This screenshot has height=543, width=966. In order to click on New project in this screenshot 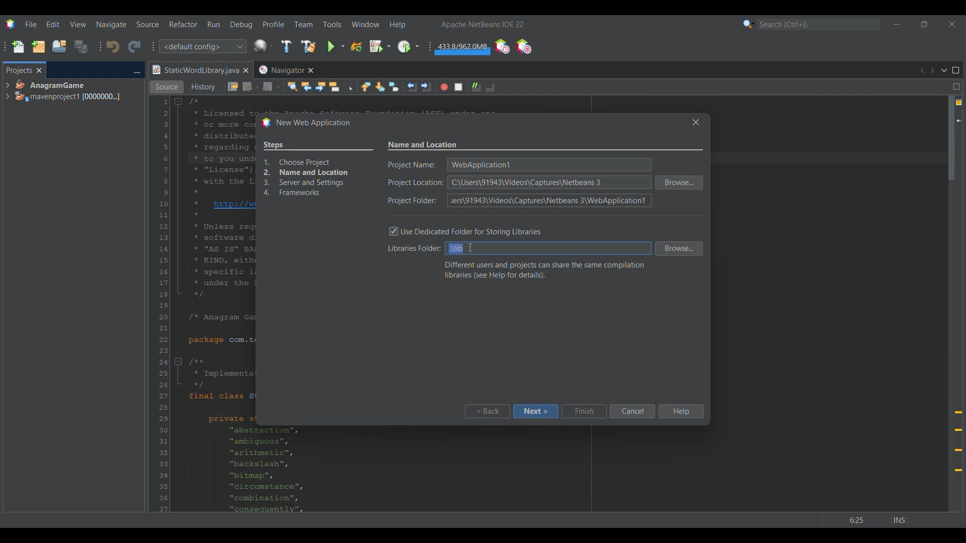, I will do `click(38, 46)`.